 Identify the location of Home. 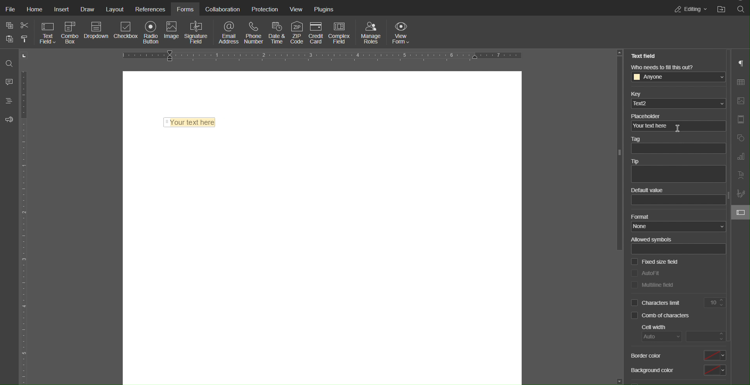
(34, 10).